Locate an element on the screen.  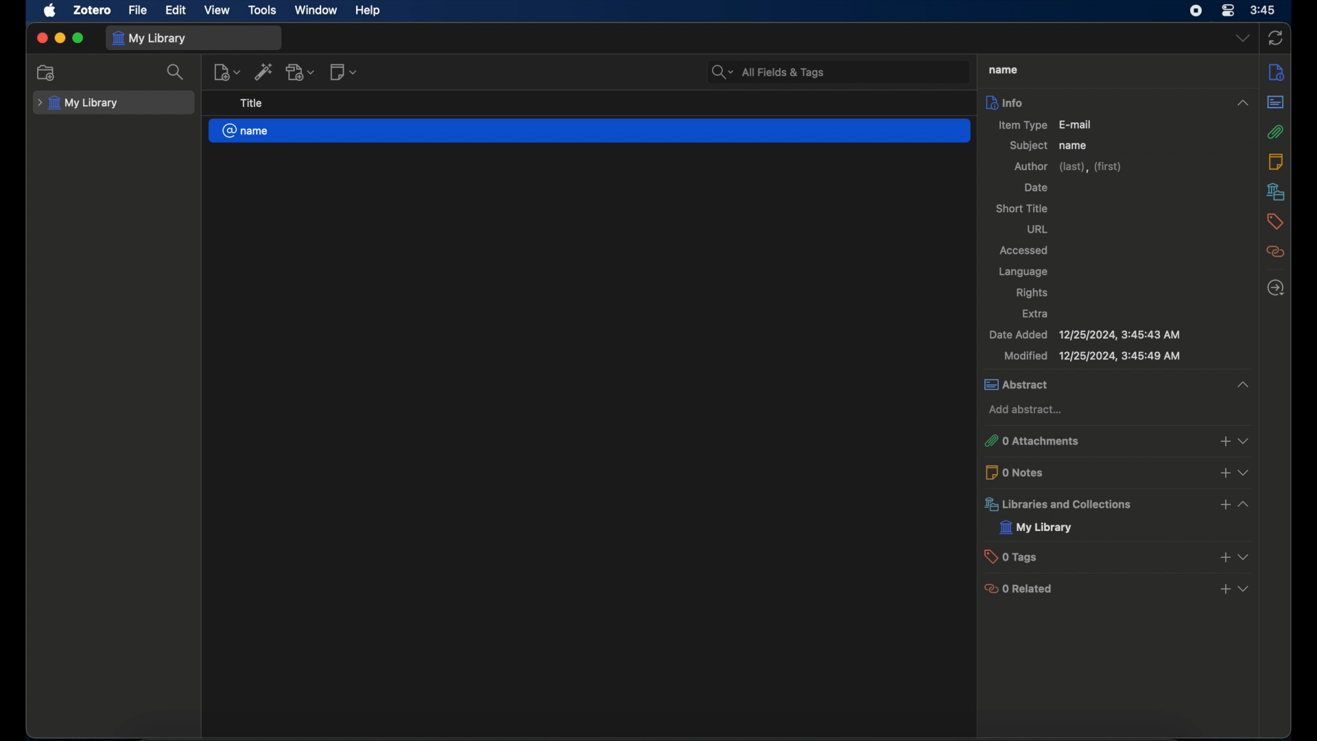
3.45 is located at coordinates (1263, 11).